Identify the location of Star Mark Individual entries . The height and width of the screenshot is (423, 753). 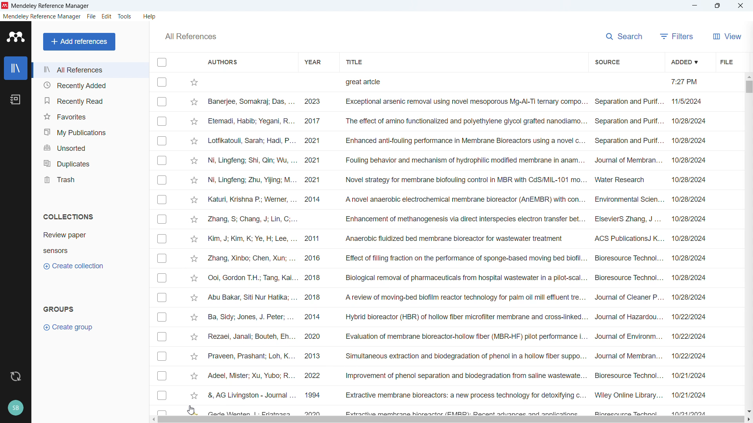
(194, 255).